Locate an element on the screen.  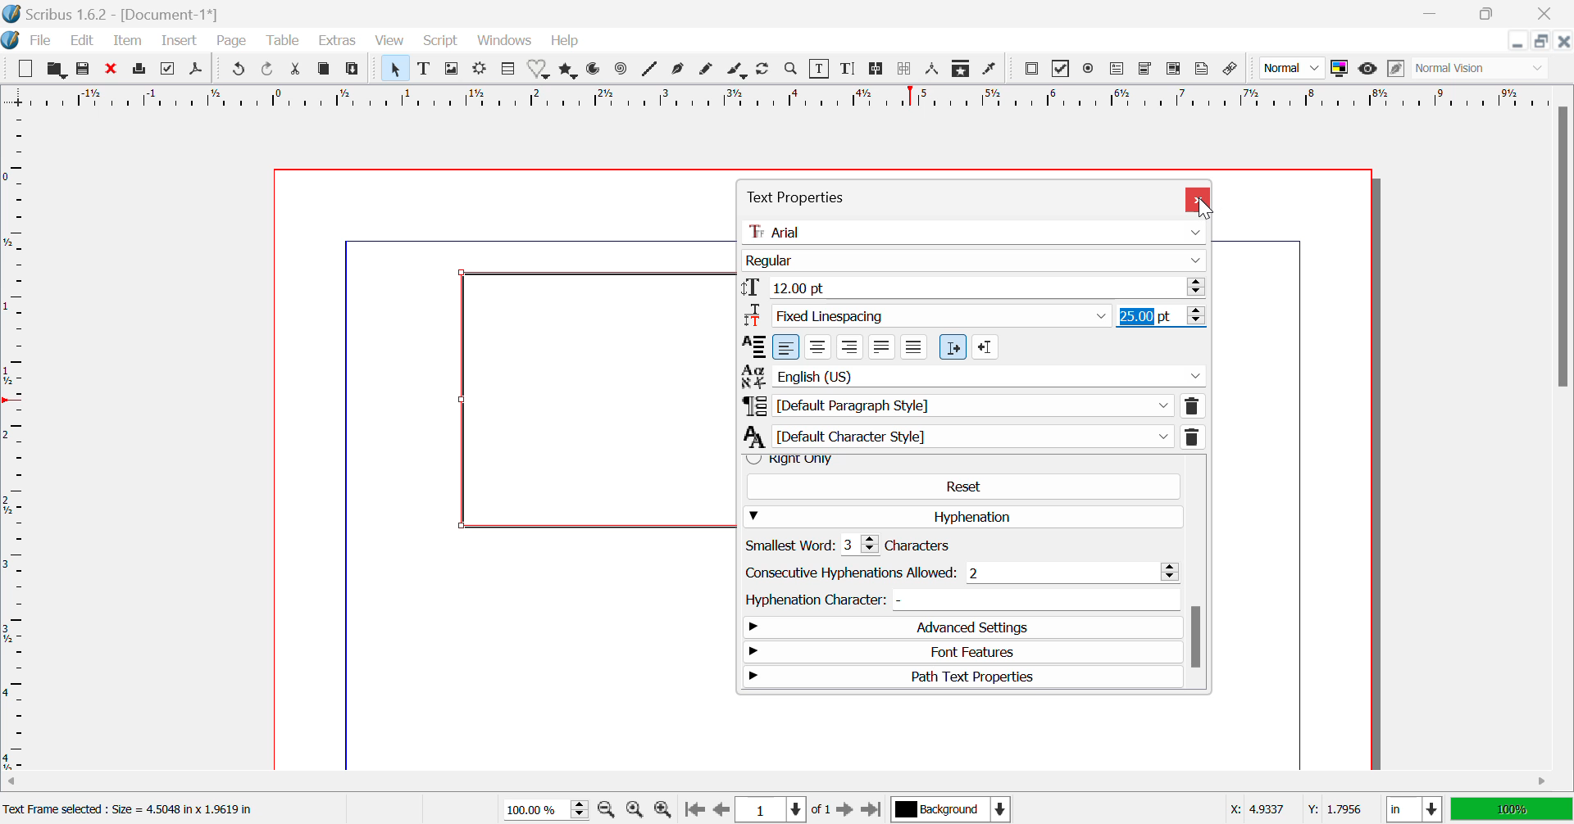
Reset is located at coordinates (963, 486).